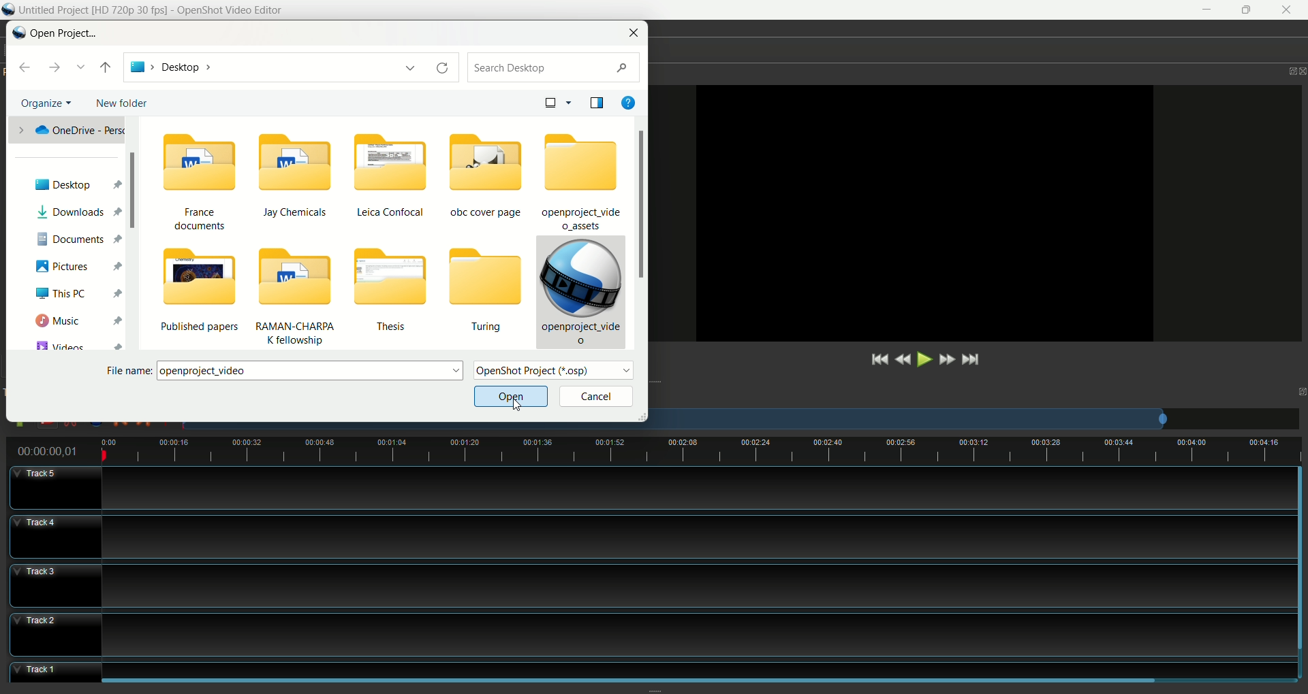 Image resolution: width=1308 pixels, height=694 pixels. What do you see at coordinates (1300, 69) in the screenshot?
I see `Close` at bounding box center [1300, 69].